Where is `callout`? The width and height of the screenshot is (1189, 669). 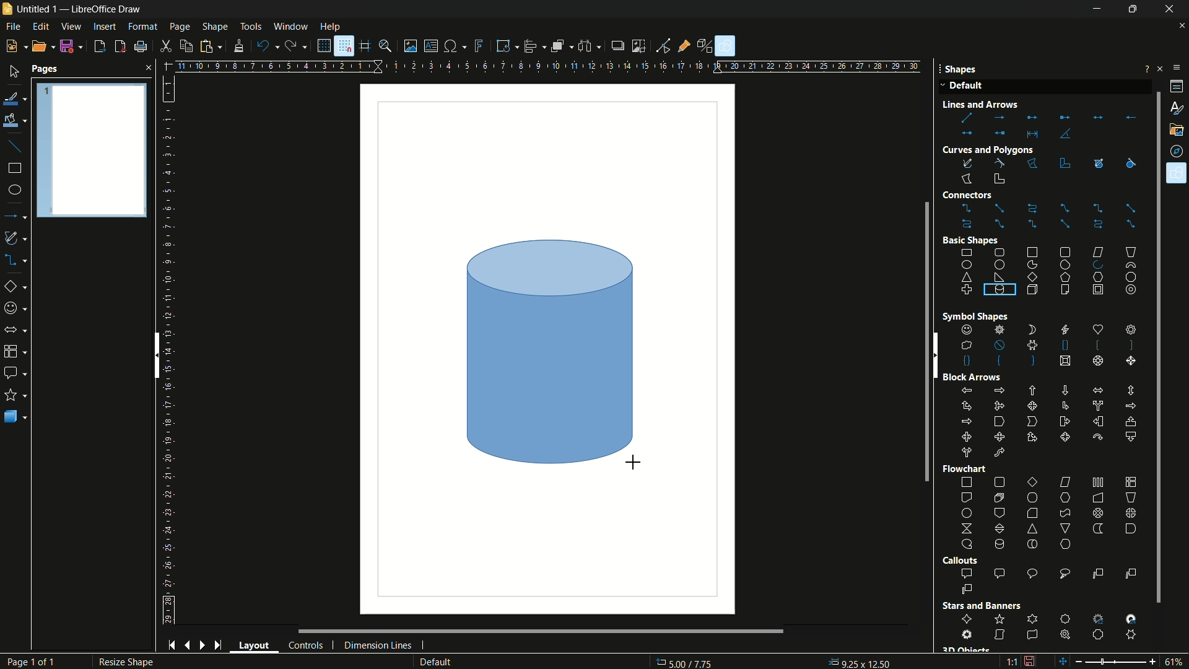 callout is located at coordinates (1050, 582).